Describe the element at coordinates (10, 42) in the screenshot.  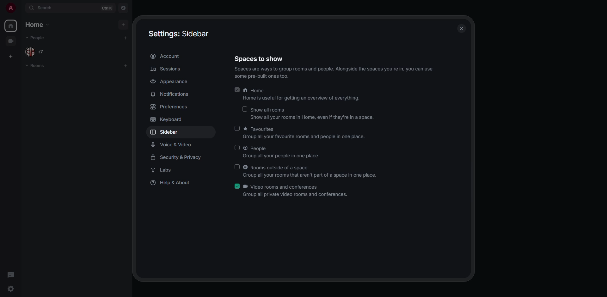
I see `video room` at that location.